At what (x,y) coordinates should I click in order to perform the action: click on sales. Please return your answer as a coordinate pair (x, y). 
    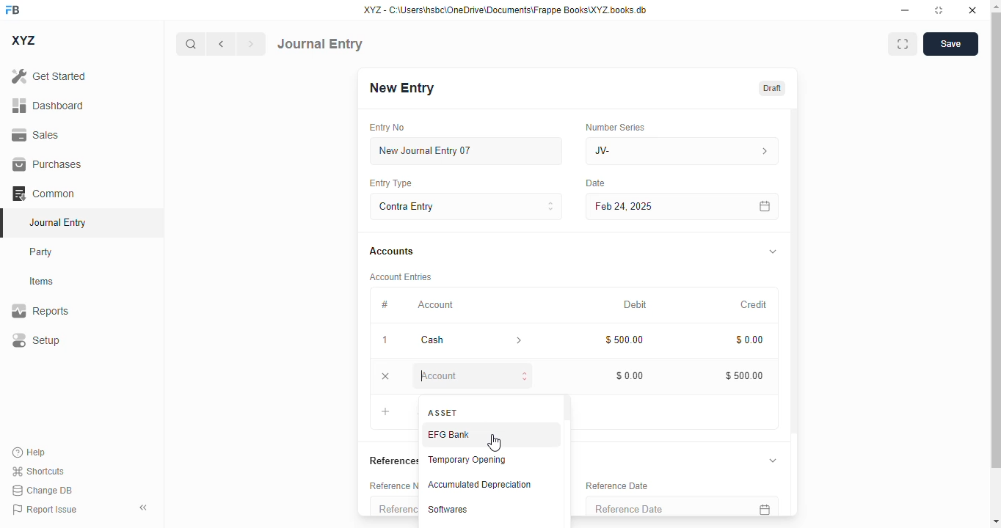
    Looking at the image, I should click on (35, 135).